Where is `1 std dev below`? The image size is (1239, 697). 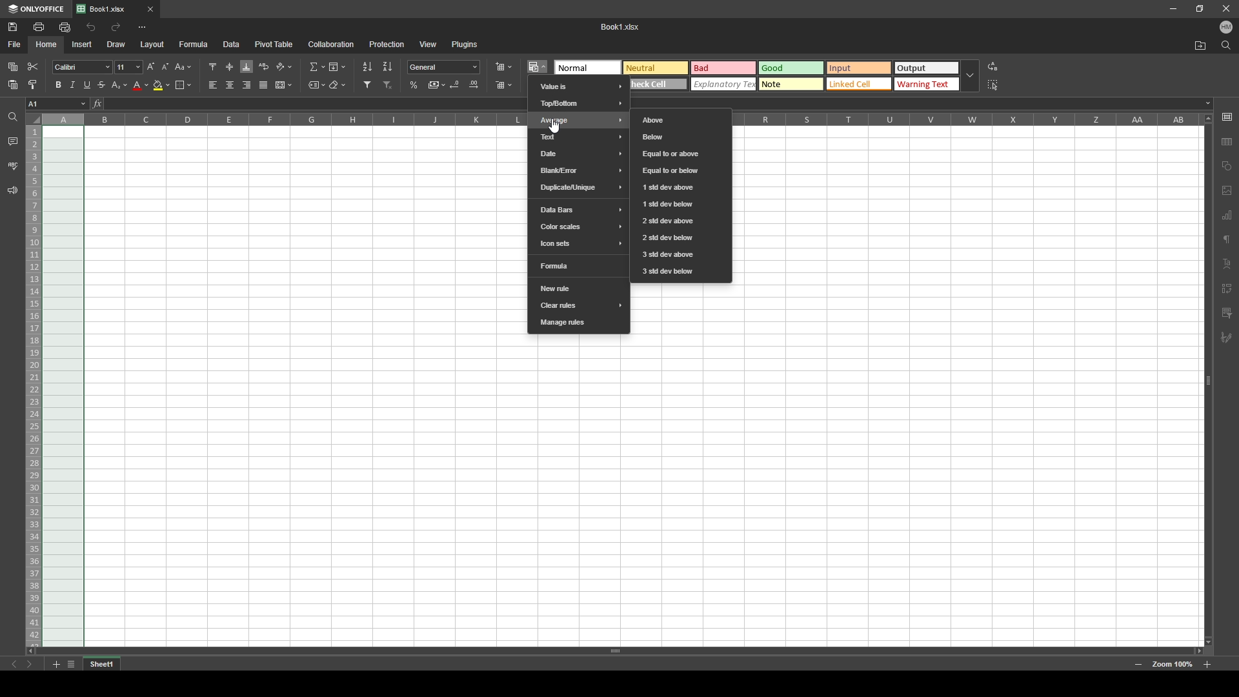
1 std dev below is located at coordinates (681, 205).